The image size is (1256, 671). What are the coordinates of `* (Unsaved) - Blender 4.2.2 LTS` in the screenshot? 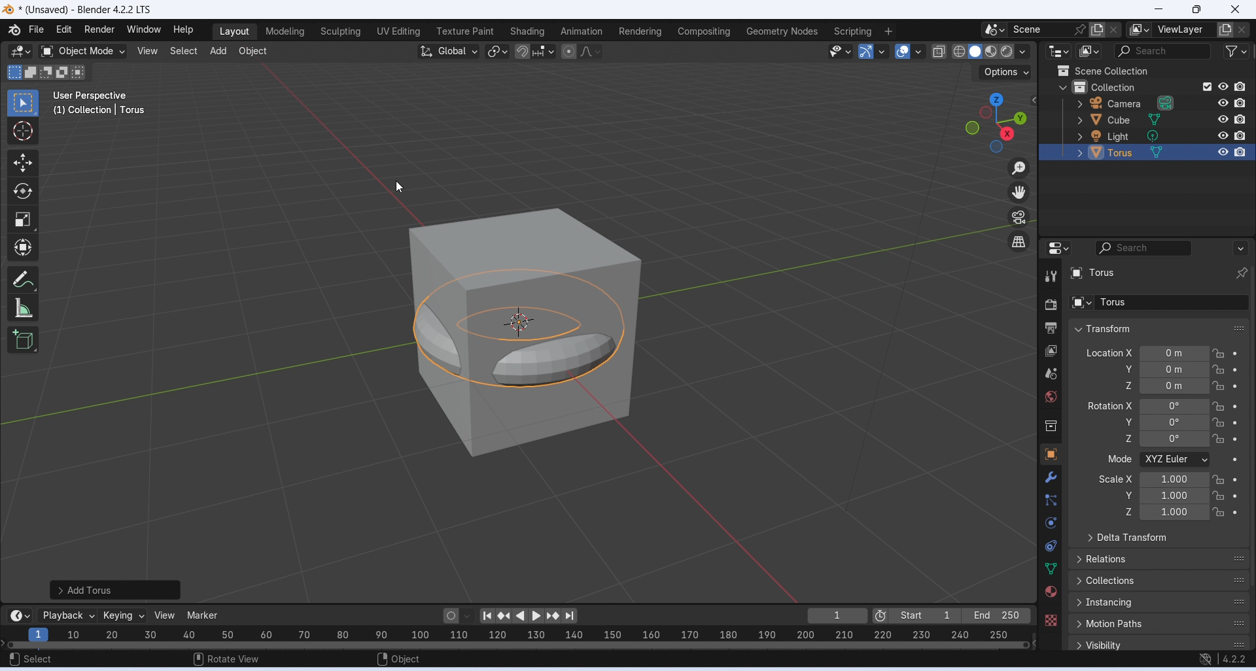 It's located at (88, 10).